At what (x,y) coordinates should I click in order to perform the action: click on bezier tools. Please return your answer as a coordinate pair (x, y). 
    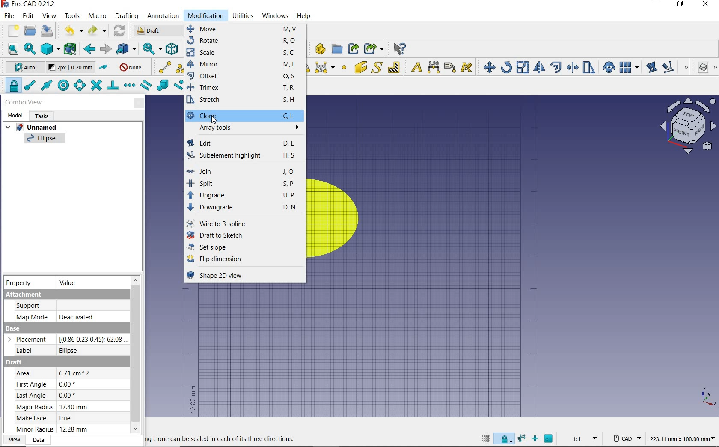
    Looking at the image, I should click on (325, 69).